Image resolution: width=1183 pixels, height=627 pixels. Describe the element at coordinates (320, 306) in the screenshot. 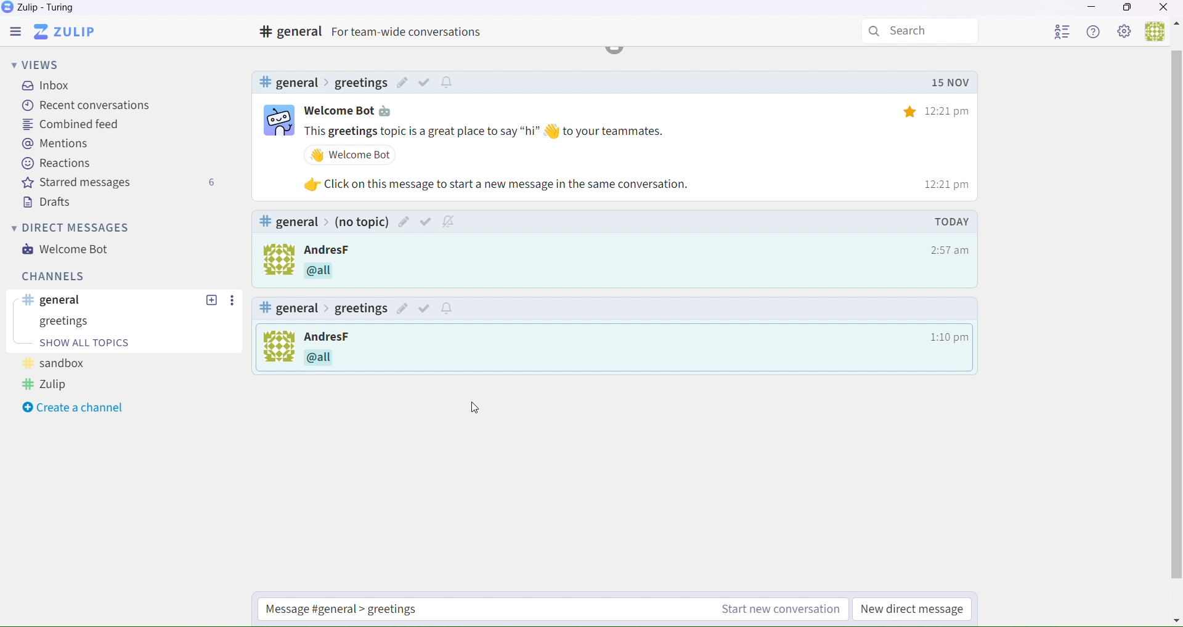

I see `#general> (No Topic)` at that location.